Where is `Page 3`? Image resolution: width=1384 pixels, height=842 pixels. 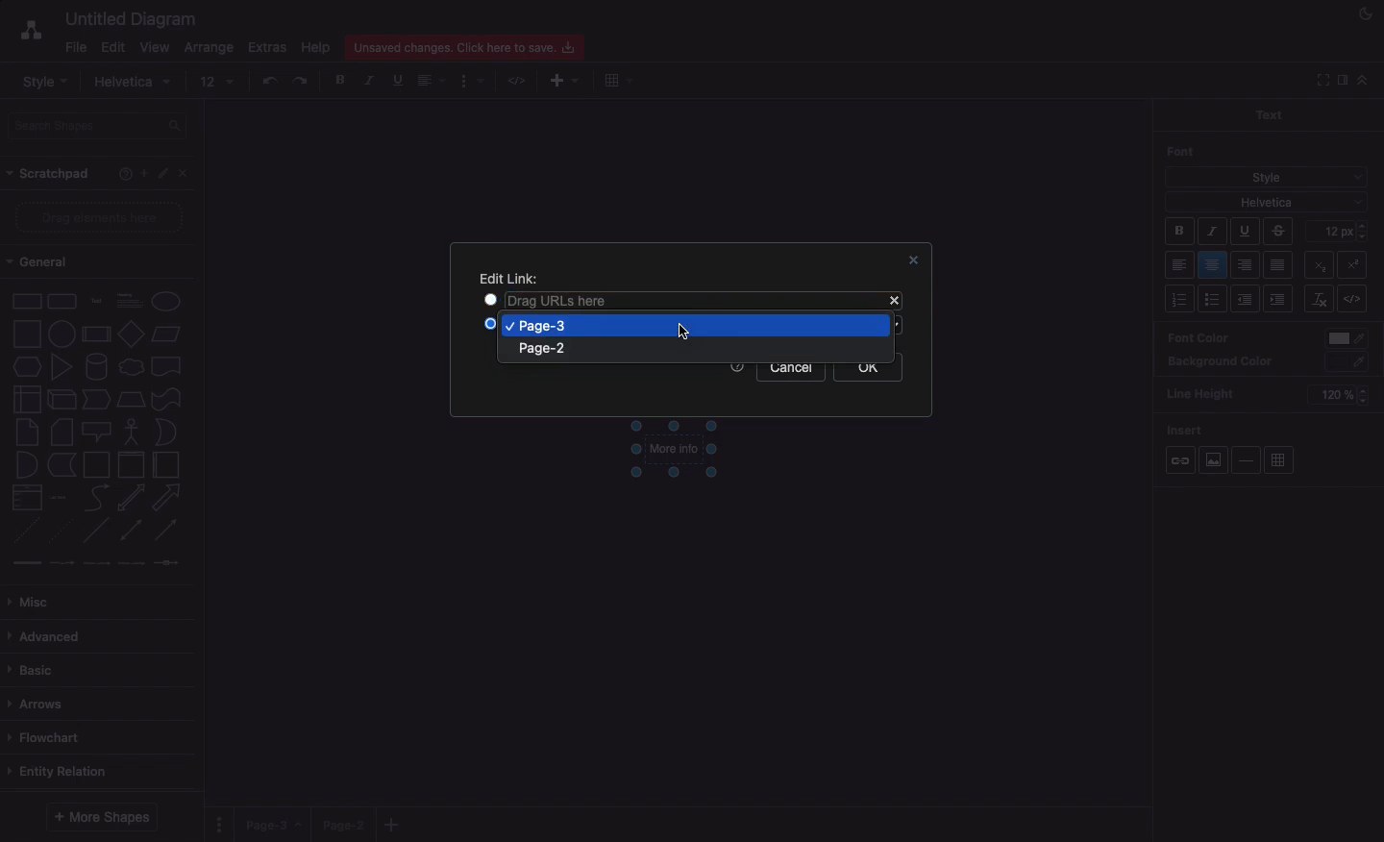 Page 3 is located at coordinates (271, 825).